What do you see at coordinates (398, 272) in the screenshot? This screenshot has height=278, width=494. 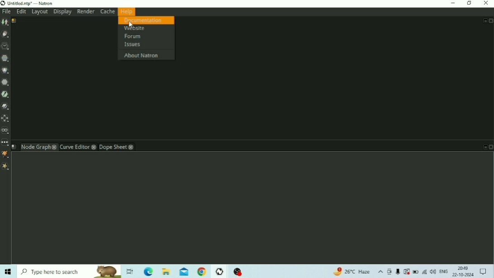 I see `Mic` at bounding box center [398, 272].